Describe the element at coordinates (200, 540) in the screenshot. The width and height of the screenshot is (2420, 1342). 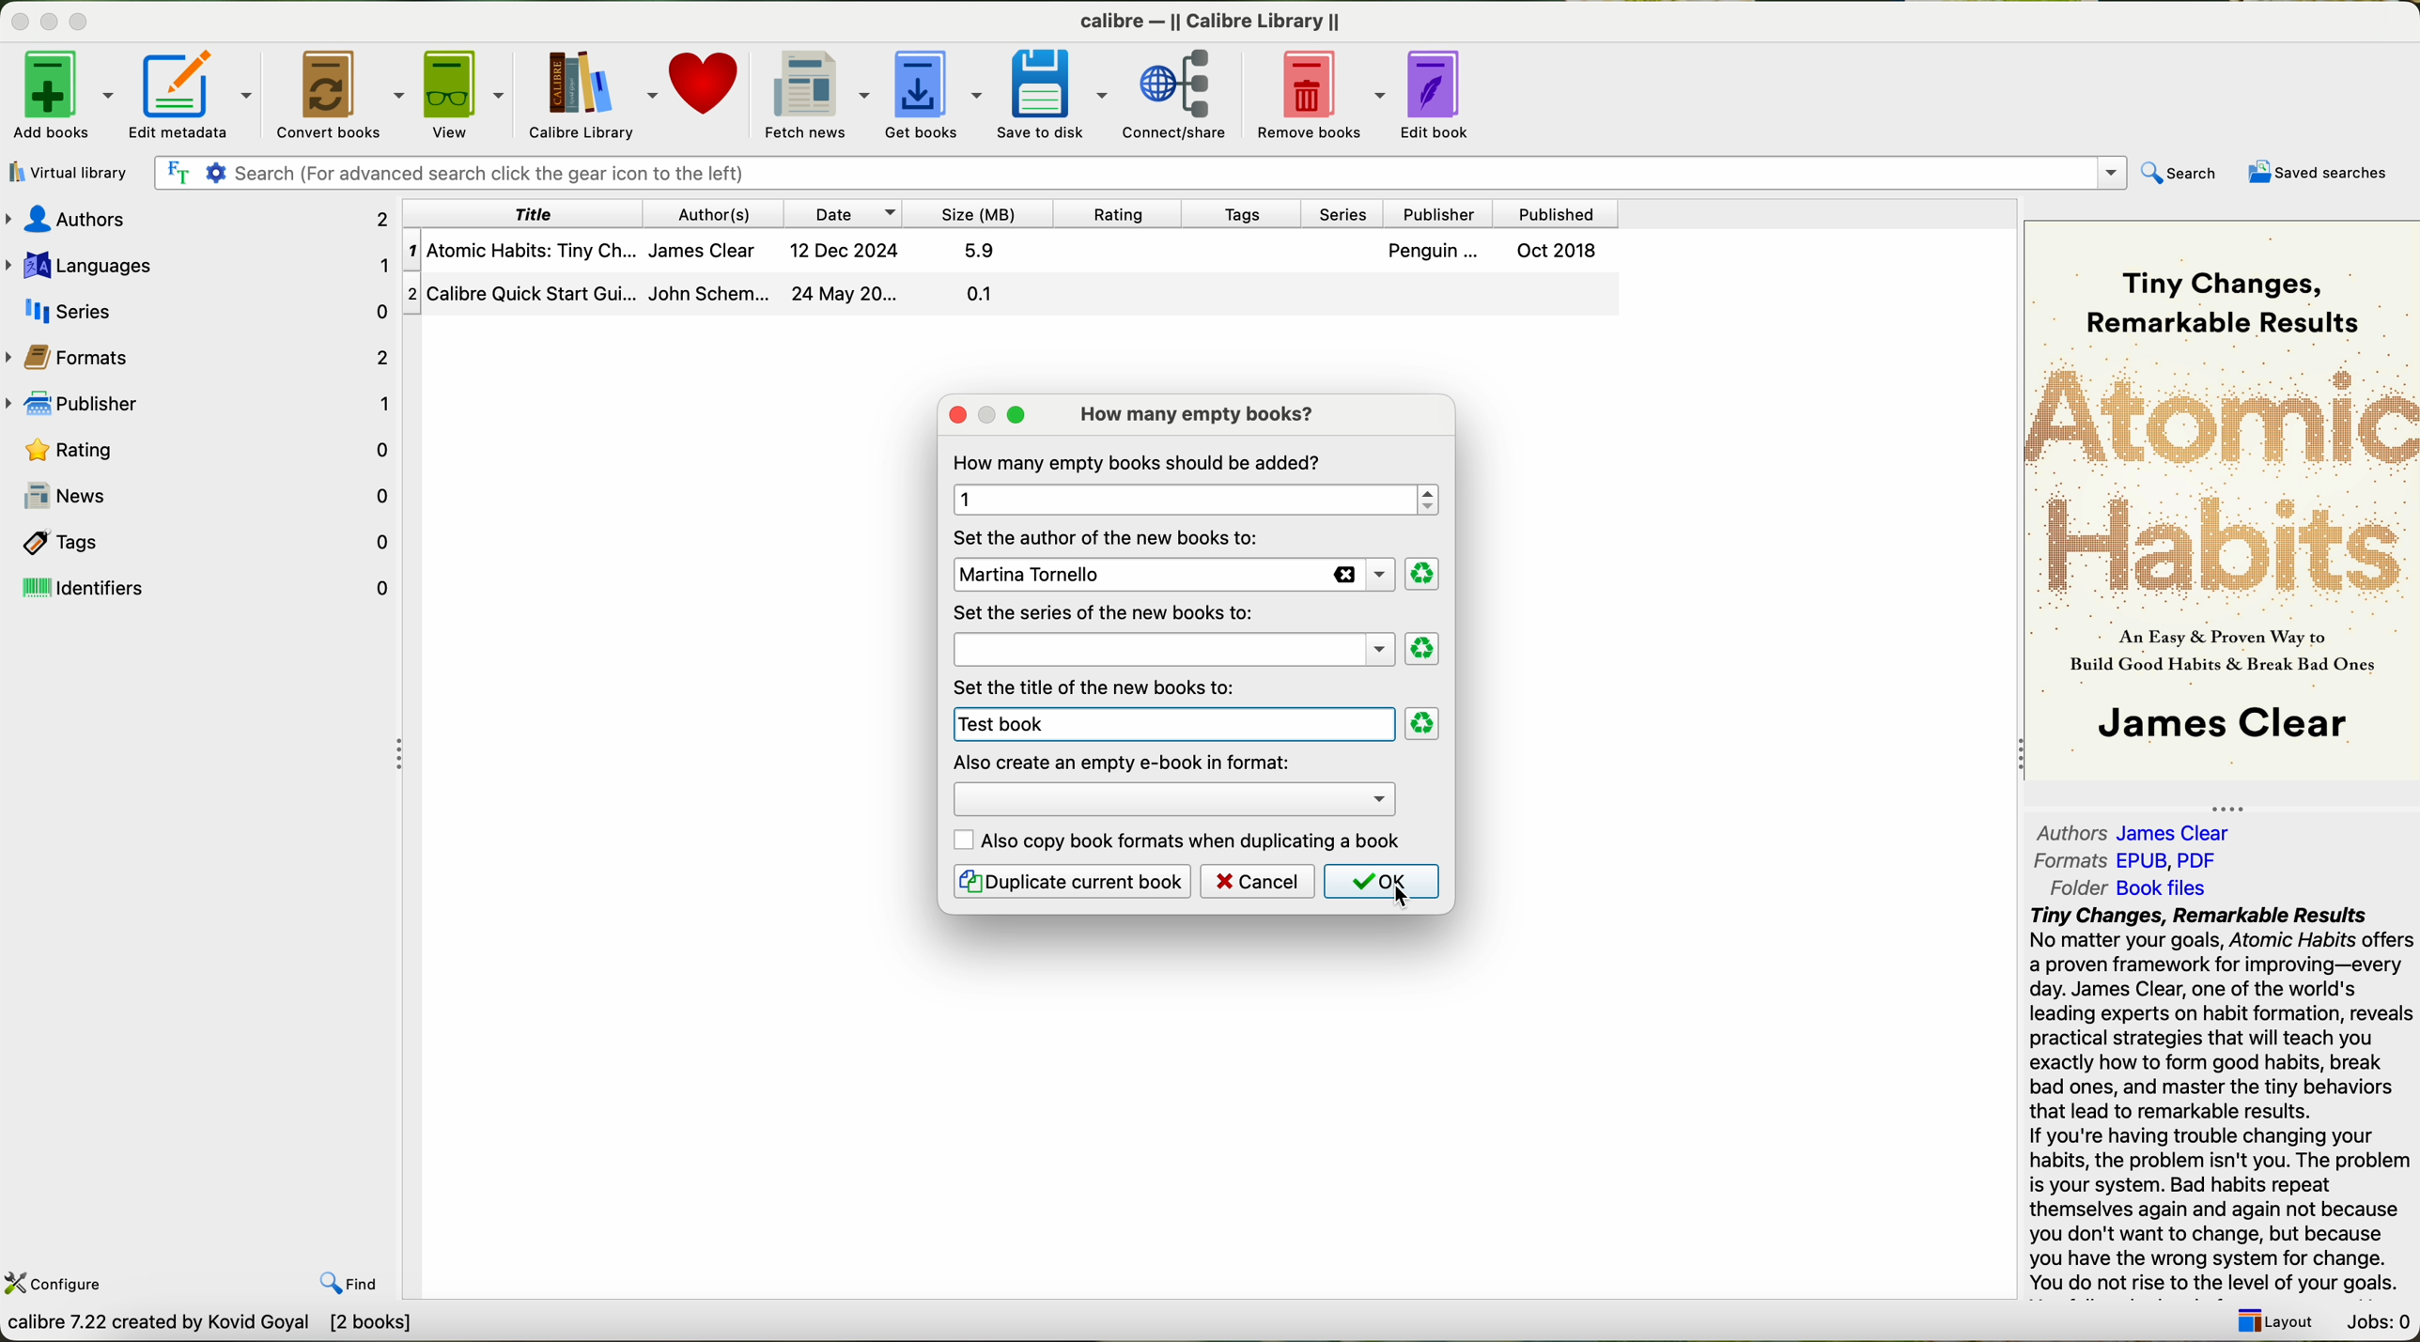
I see `tags` at that location.